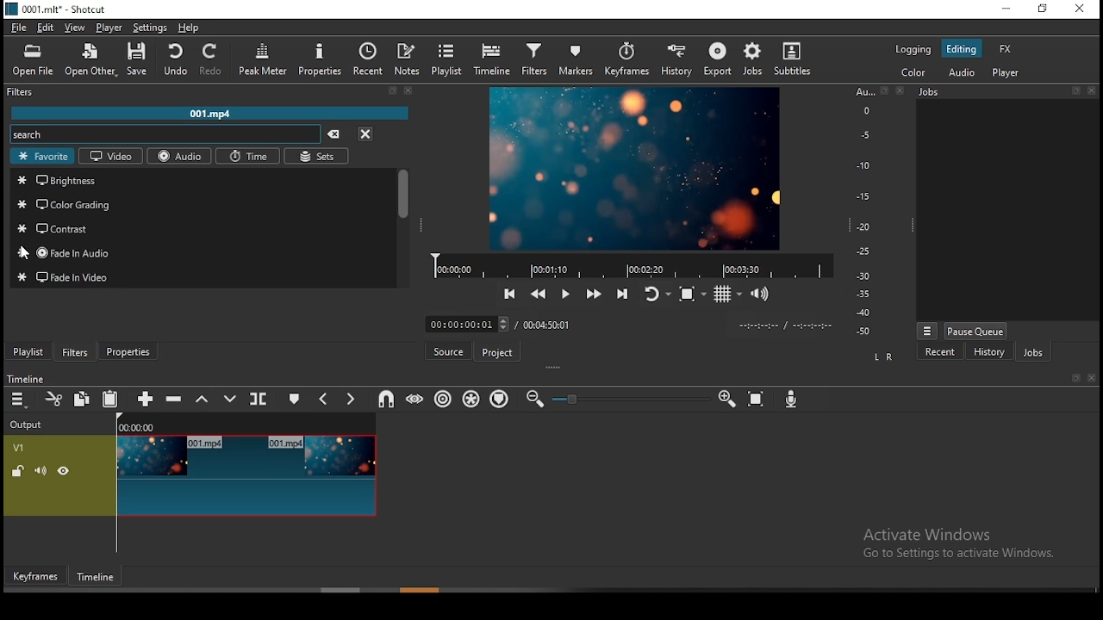 The height and width of the screenshot is (620, 1103). What do you see at coordinates (1008, 93) in the screenshot?
I see `Jobs` at bounding box center [1008, 93].